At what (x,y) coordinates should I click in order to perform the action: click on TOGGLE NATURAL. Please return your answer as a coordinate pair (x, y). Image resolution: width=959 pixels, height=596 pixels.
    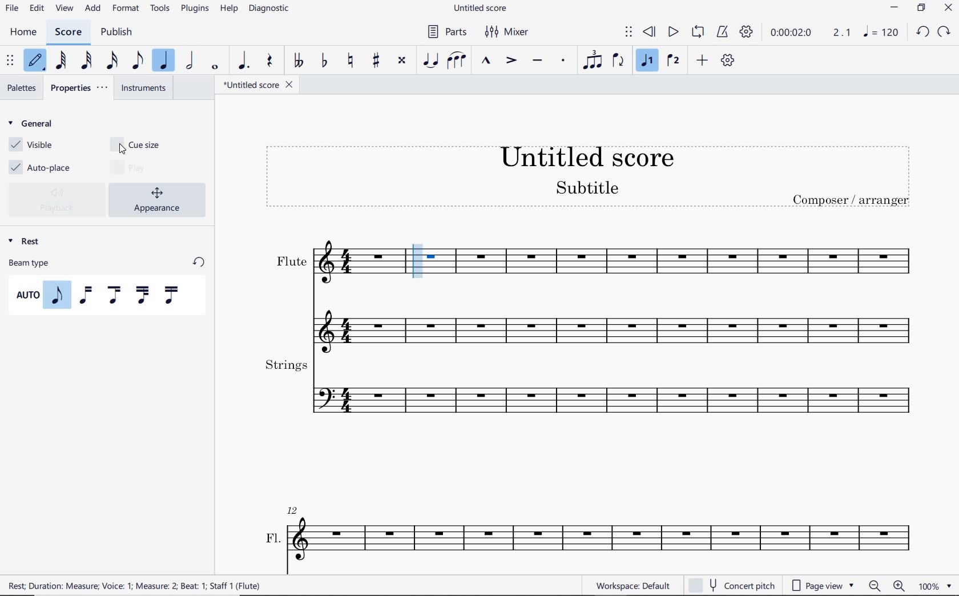
    Looking at the image, I should click on (352, 60).